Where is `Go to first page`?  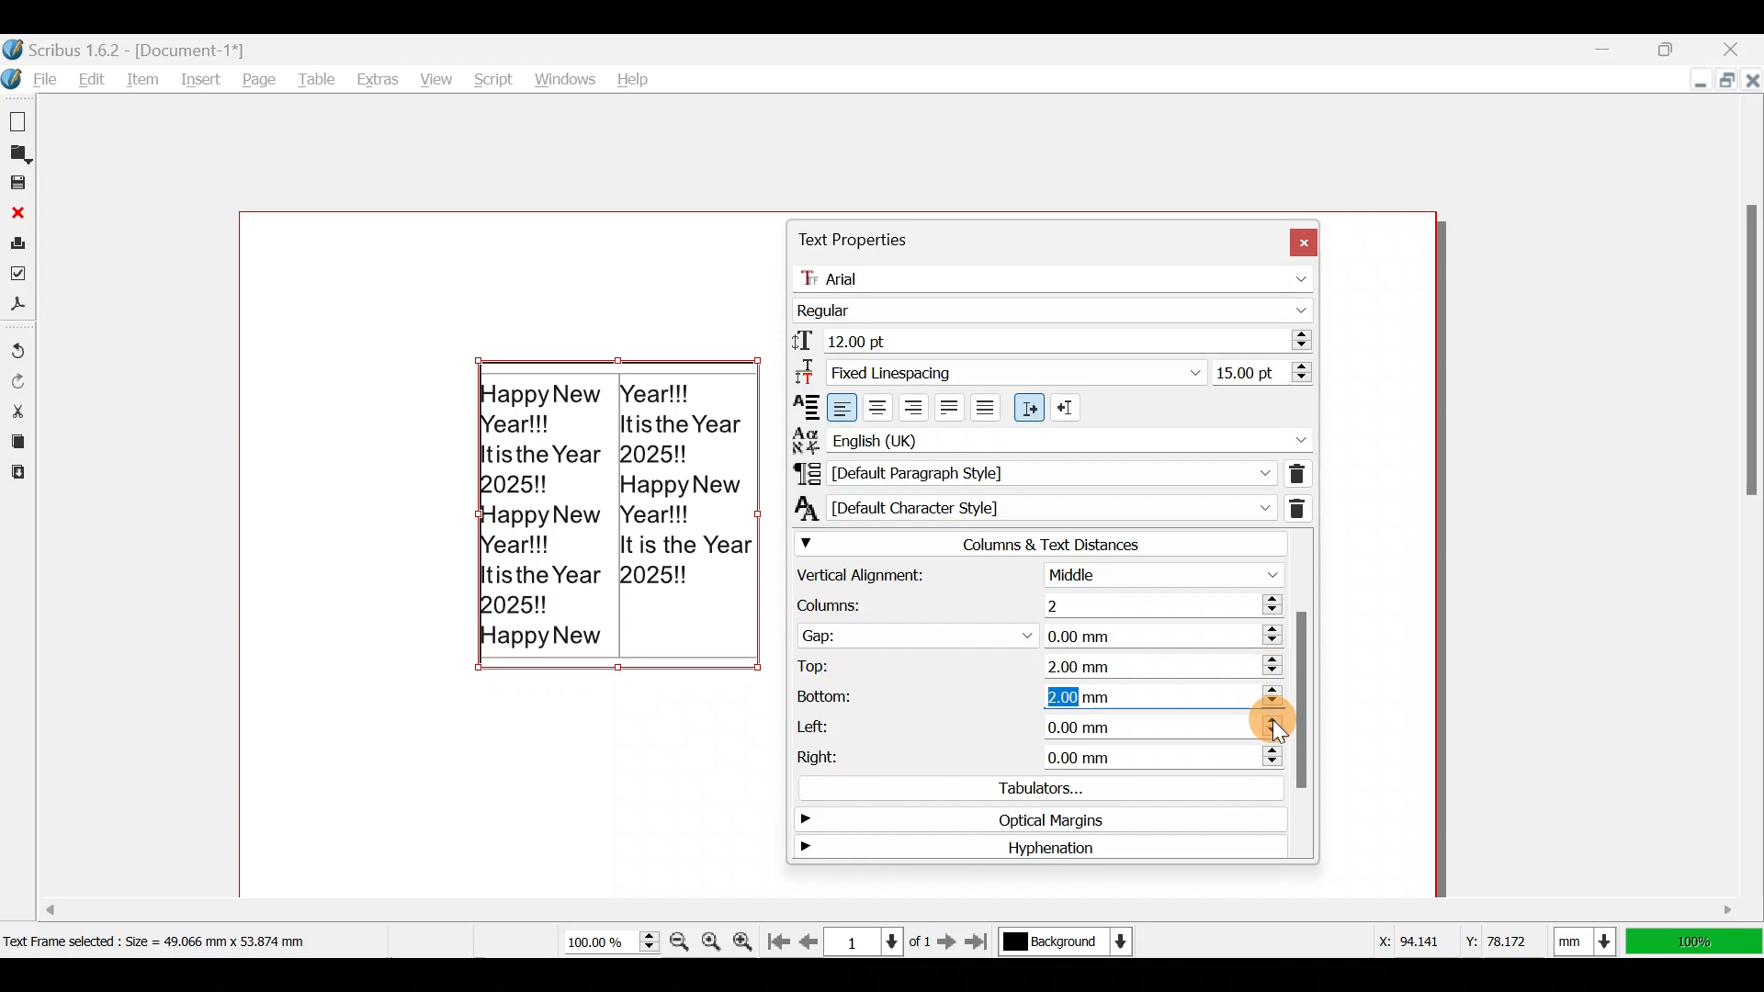
Go to first page is located at coordinates (778, 938).